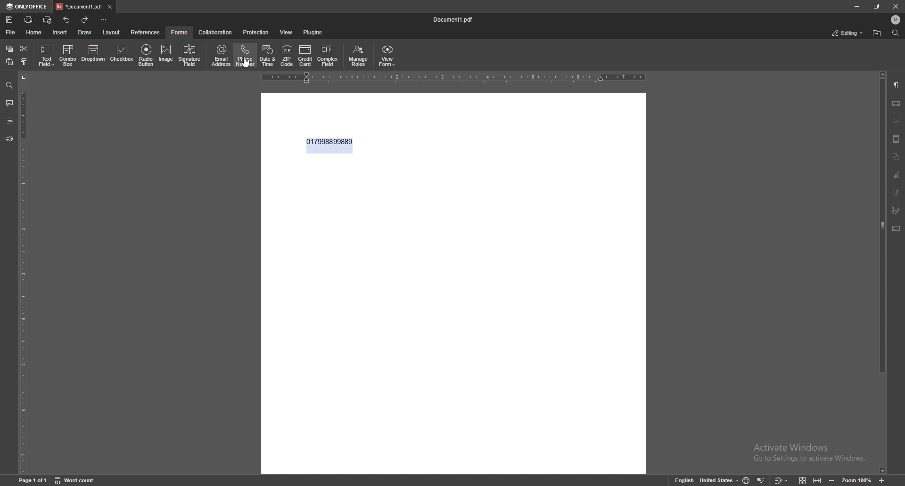  I want to click on status, so click(848, 33).